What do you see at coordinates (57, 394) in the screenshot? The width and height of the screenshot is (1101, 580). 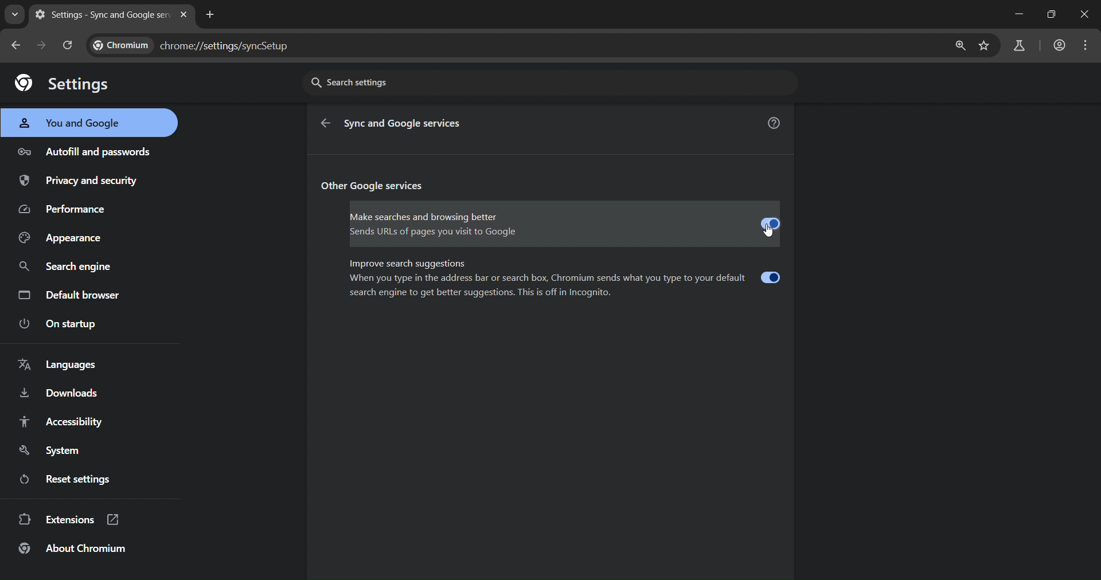 I see `downloads` at bounding box center [57, 394].